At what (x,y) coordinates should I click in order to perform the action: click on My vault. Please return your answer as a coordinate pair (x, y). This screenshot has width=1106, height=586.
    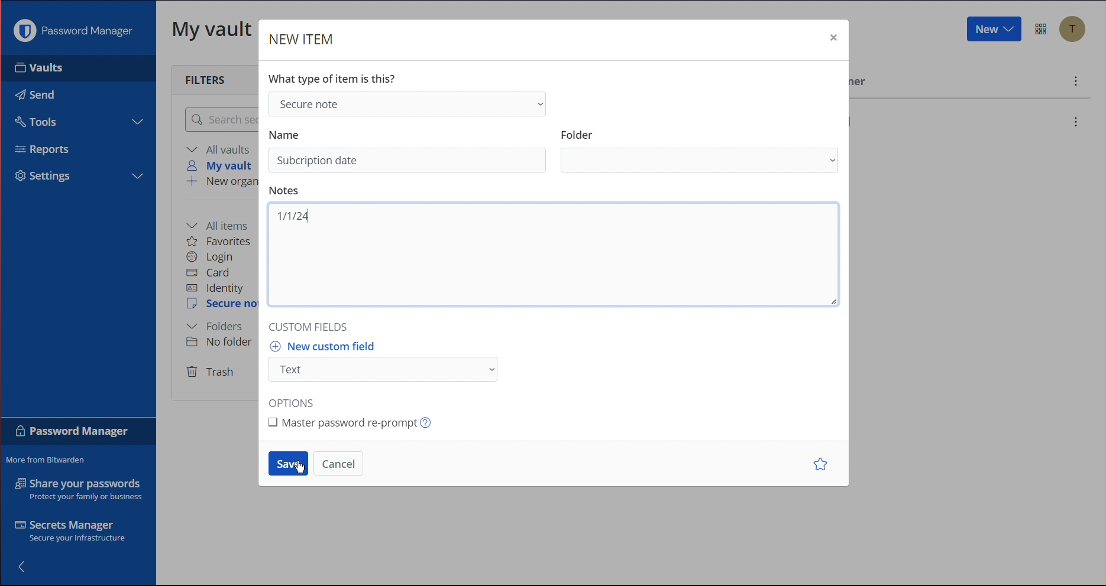
    Looking at the image, I should click on (223, 165).